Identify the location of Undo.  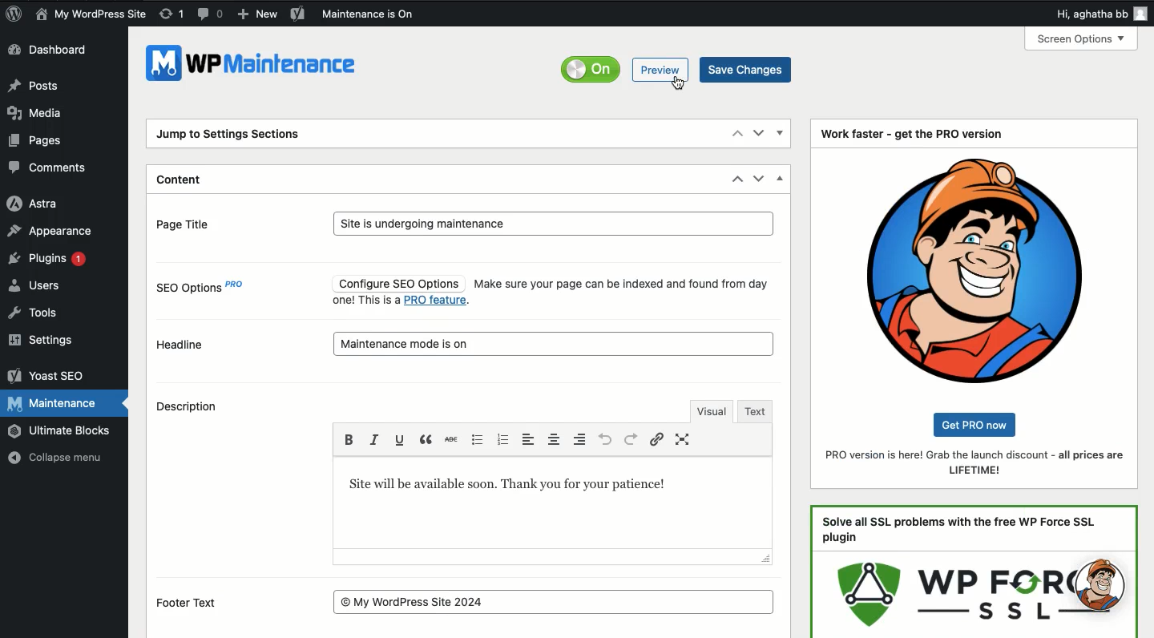
(605, 439).